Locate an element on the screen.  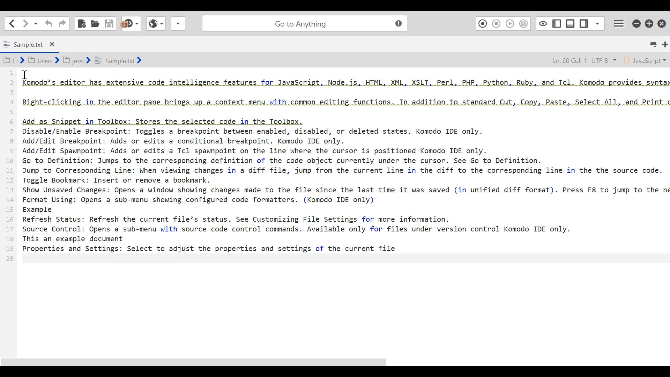
New Tab is located at coordinates (665, 44).